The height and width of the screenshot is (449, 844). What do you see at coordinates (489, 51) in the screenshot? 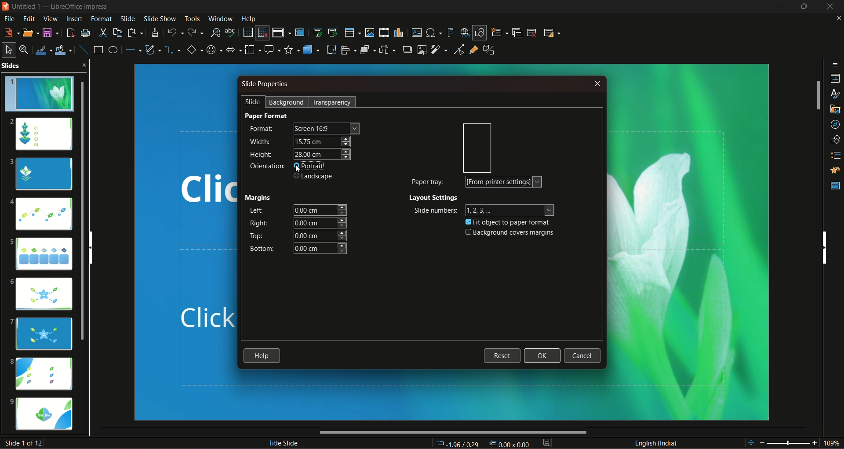
I see `toggle extrusion` at bounding box center [489, 51].